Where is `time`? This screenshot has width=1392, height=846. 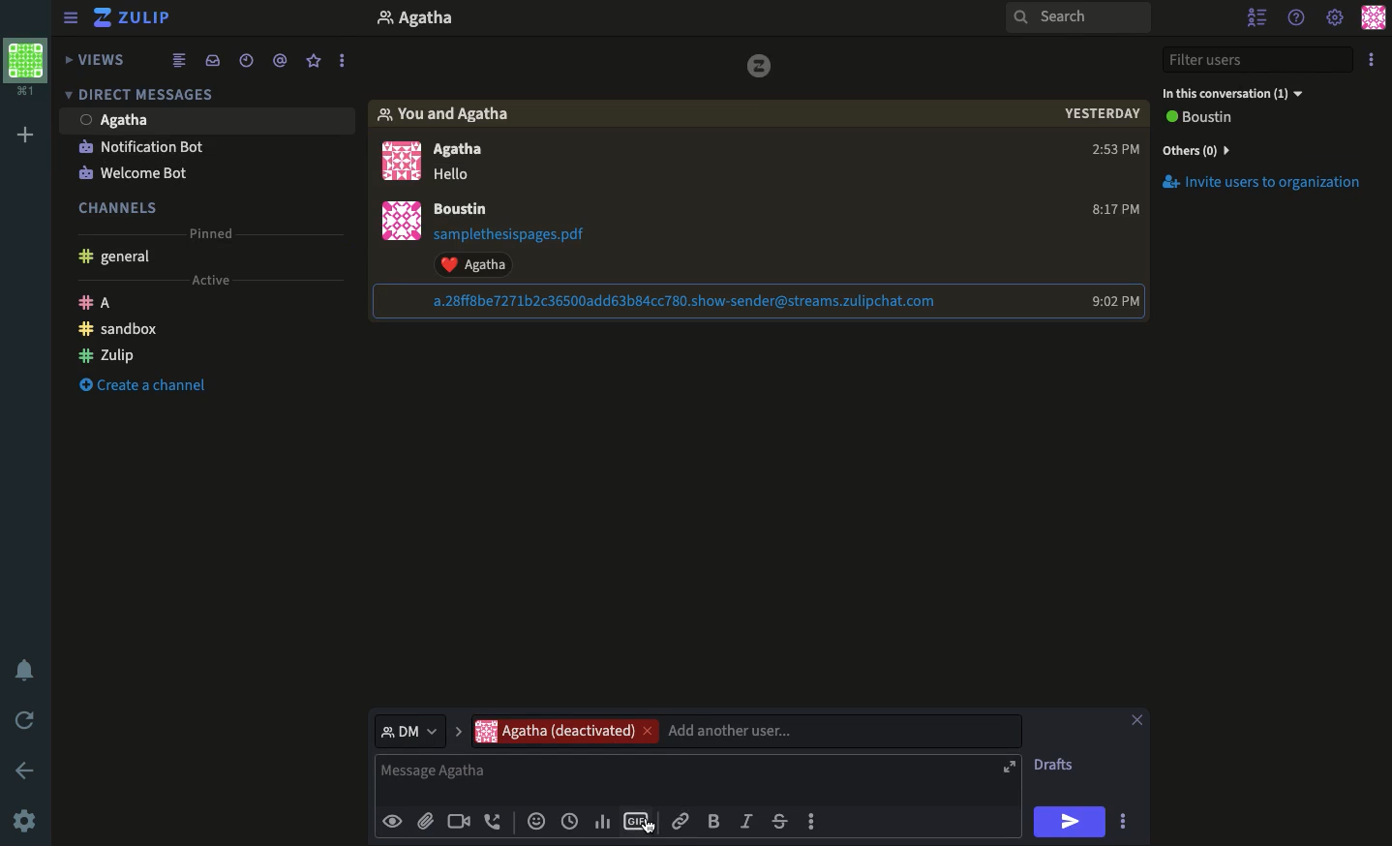 time is located at coordinates (1110, 301).